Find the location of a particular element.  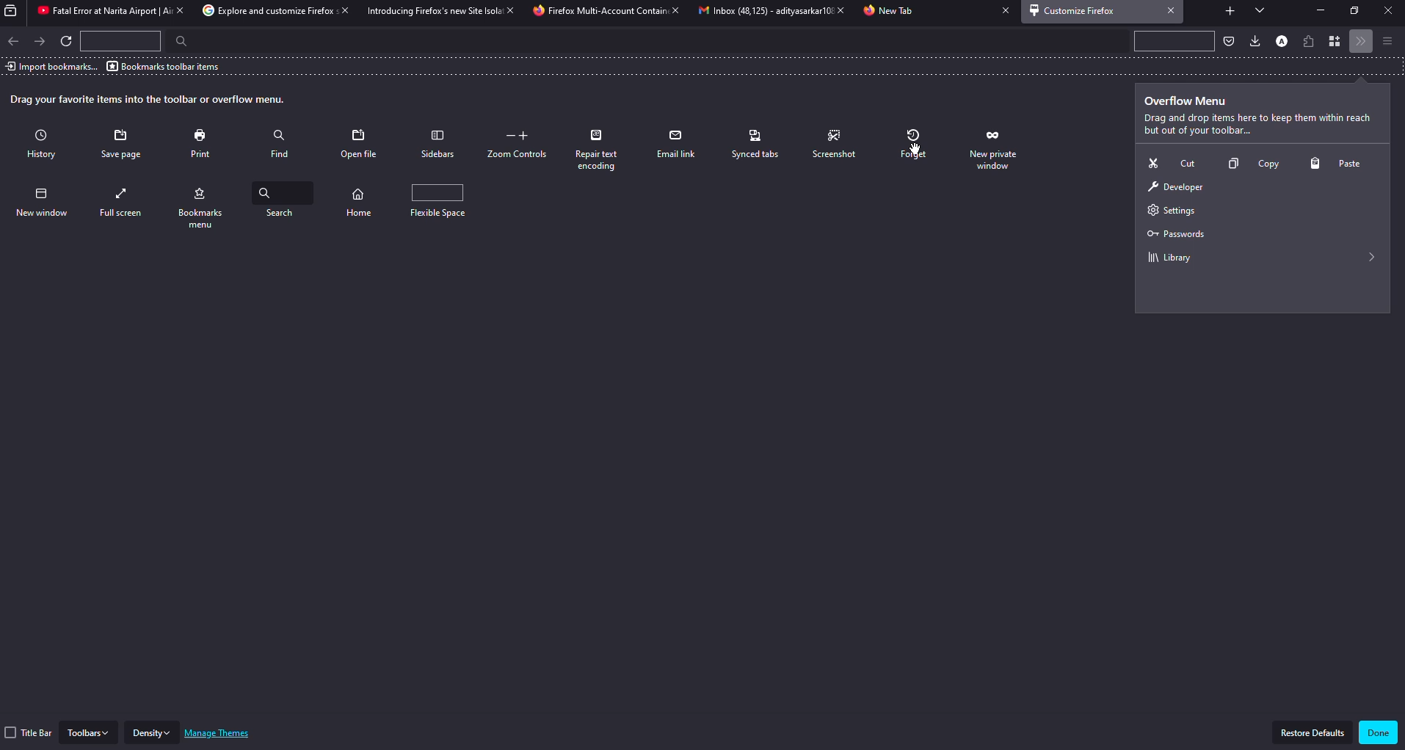

close is located at coordinates (1172, 10).